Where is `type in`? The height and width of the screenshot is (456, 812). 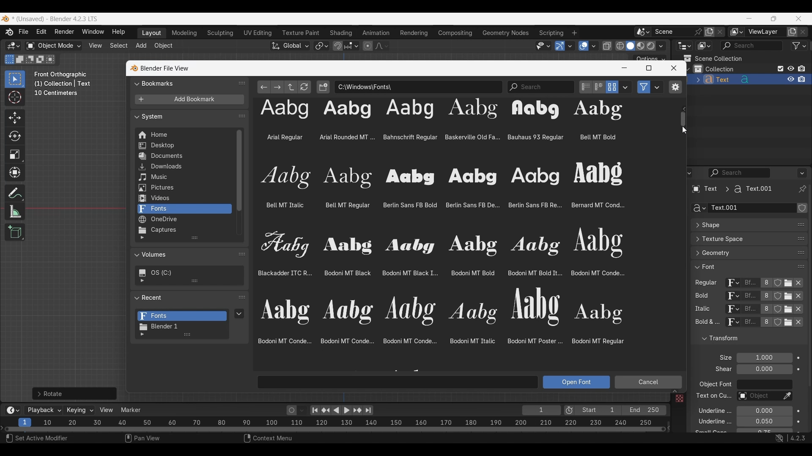 type in is located at coordinates (398, 382).